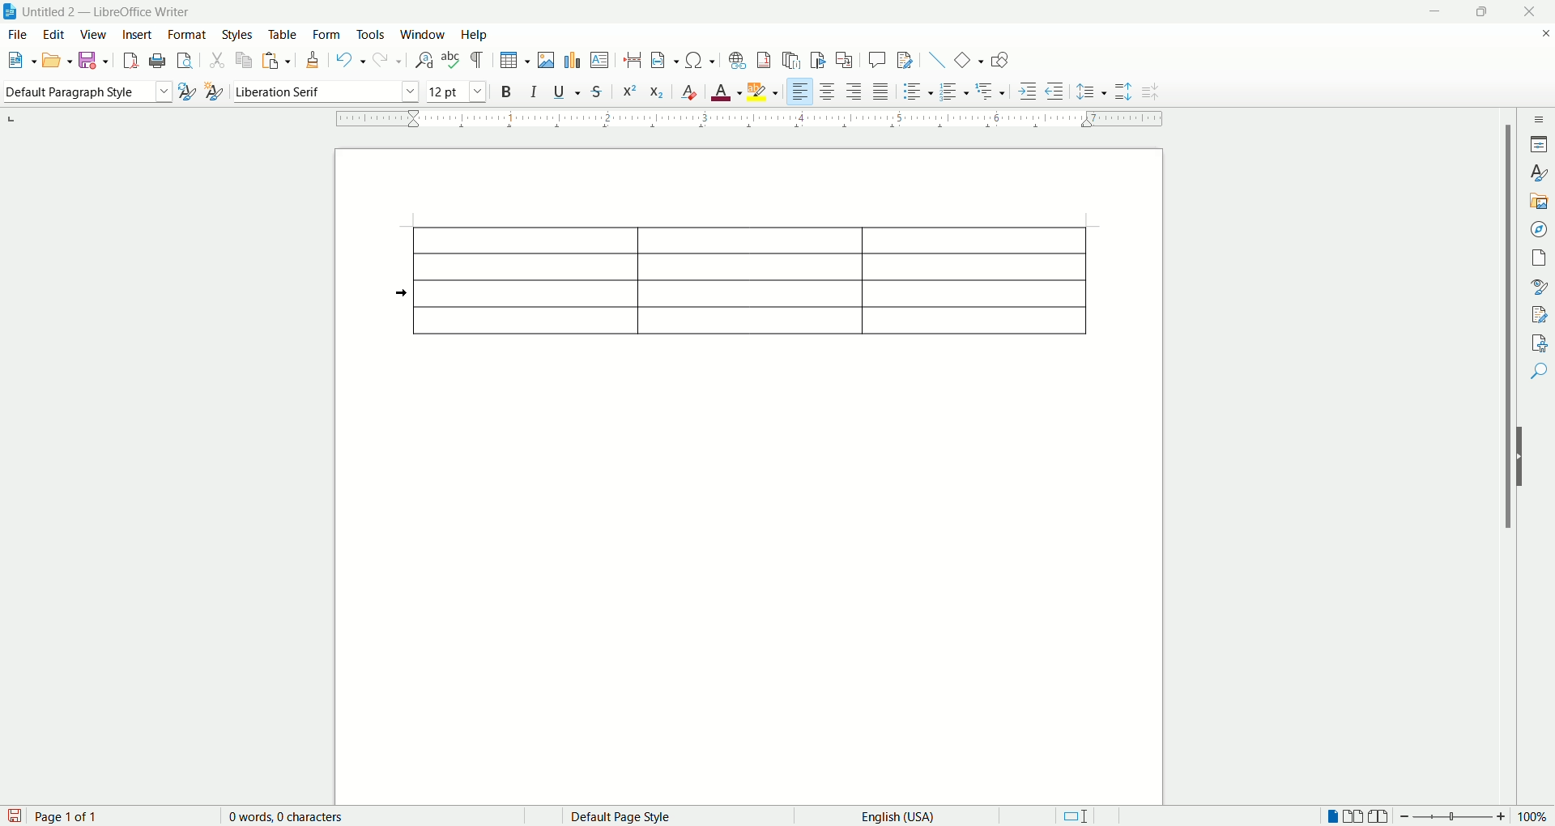  I want to click on font size, so click(458, 90).